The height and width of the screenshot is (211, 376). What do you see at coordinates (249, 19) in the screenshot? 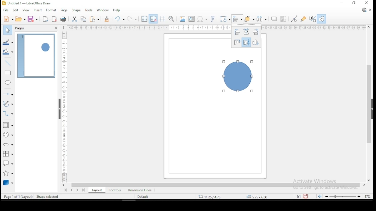
I see `arrange` at bounding box center [249, 19].